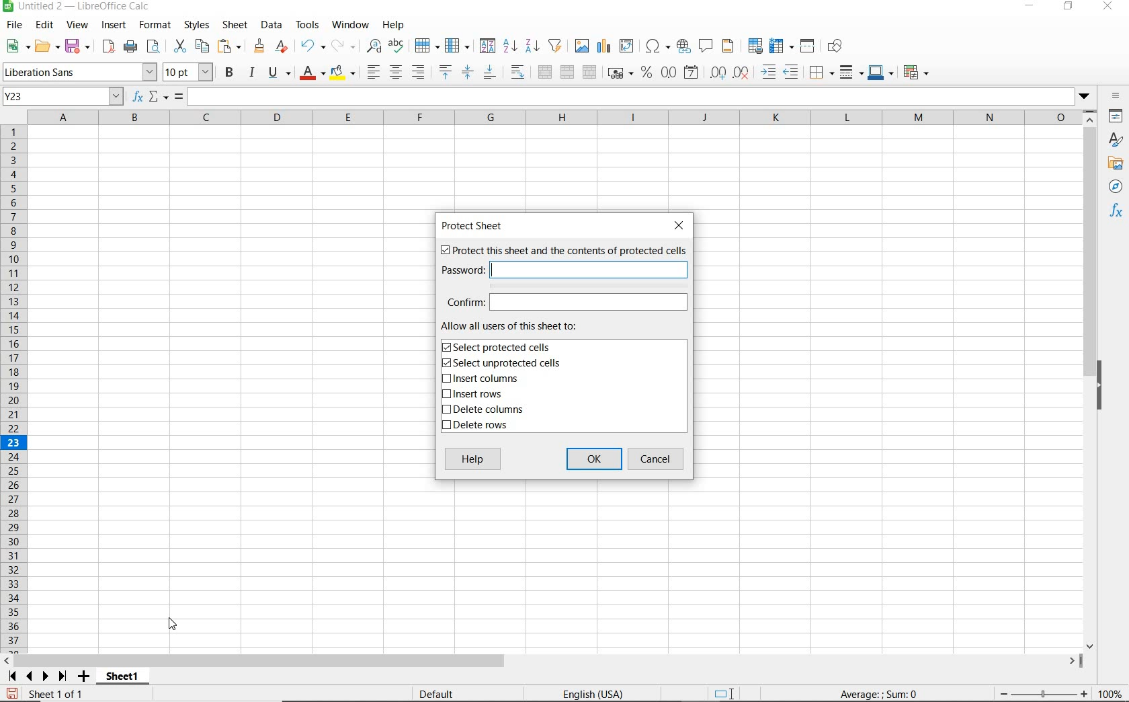 This screenshot has width=1129, height=702. Describe the element at coordinates (306, 25) in the screenshot. I see `TOOLS` at that location.